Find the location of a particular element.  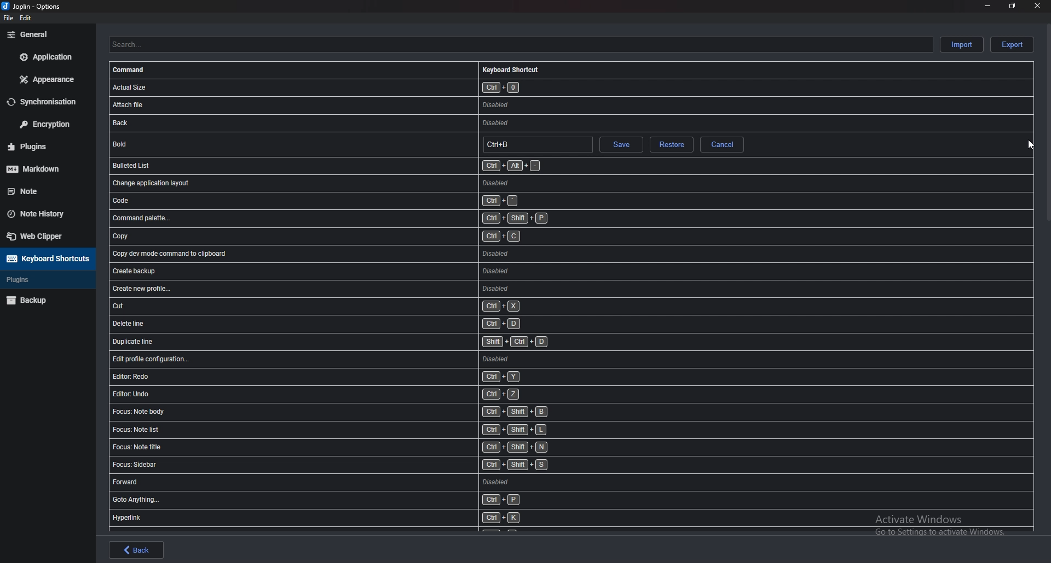

shortcut is located at coordinates (377, 324).